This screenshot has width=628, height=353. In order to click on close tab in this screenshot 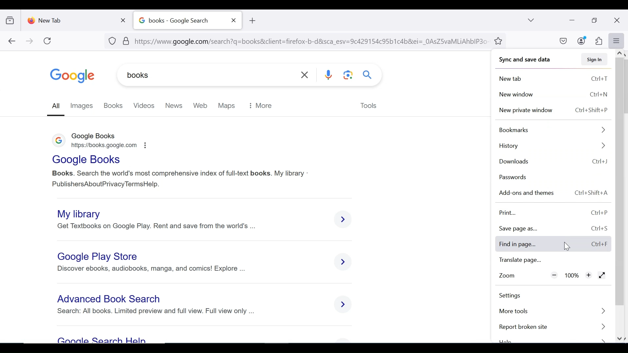, I will do `click(234, 20)`.